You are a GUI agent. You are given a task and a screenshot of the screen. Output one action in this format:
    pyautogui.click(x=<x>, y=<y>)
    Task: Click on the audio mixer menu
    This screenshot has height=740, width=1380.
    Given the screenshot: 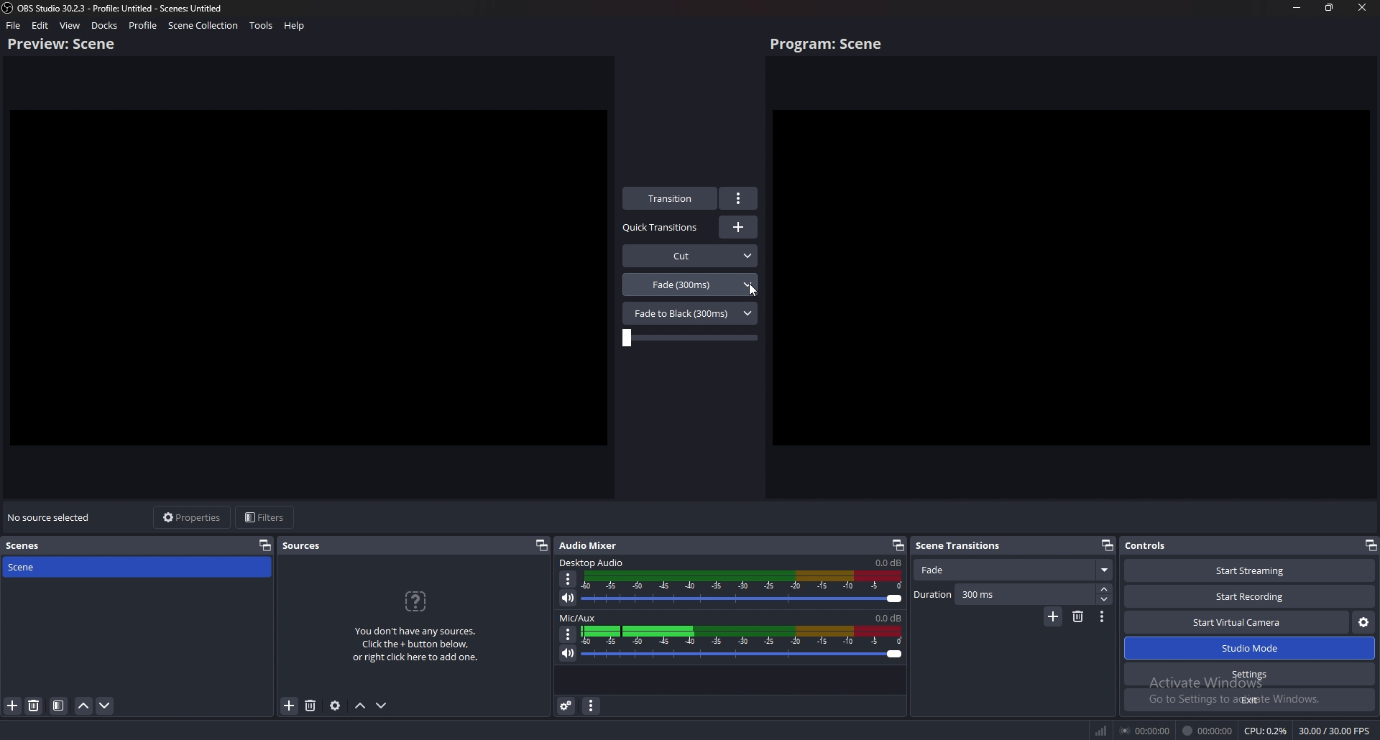 What is the action you would take?
    pyautogui.click(x=592, y=706)
    